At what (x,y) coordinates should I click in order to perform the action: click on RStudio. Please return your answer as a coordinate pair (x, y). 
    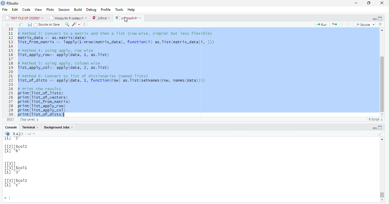
    Looking at the image, I should click on (10, 3).